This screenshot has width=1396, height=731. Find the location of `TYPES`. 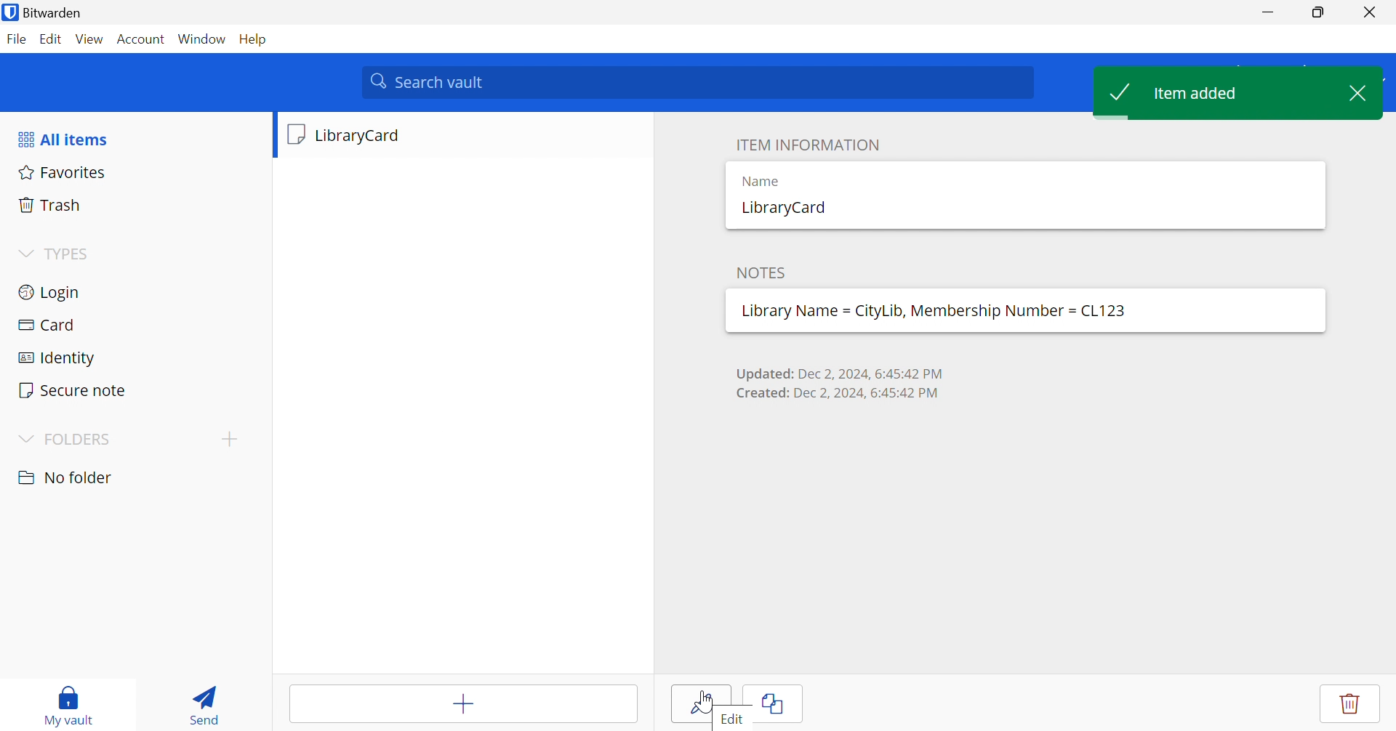

TYPES is located at coordinates (58, 254).